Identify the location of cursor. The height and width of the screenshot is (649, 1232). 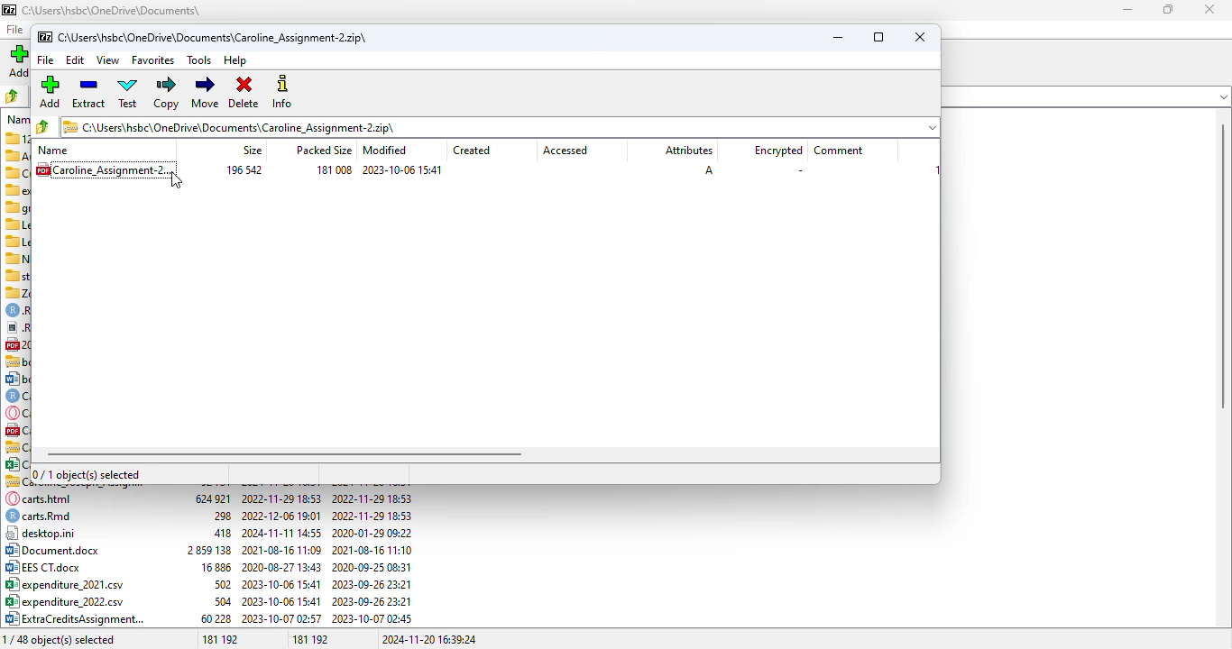
(176, 180).